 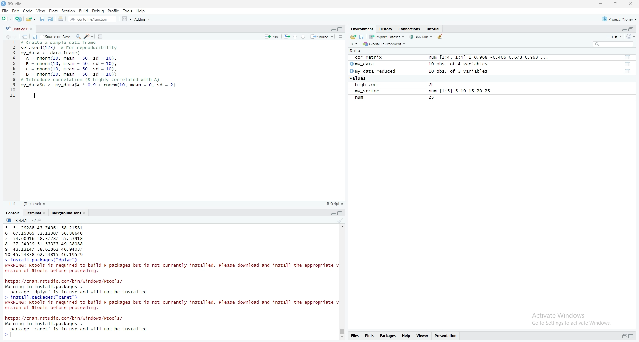 I want to click on edit, so click(x=89, y=36).